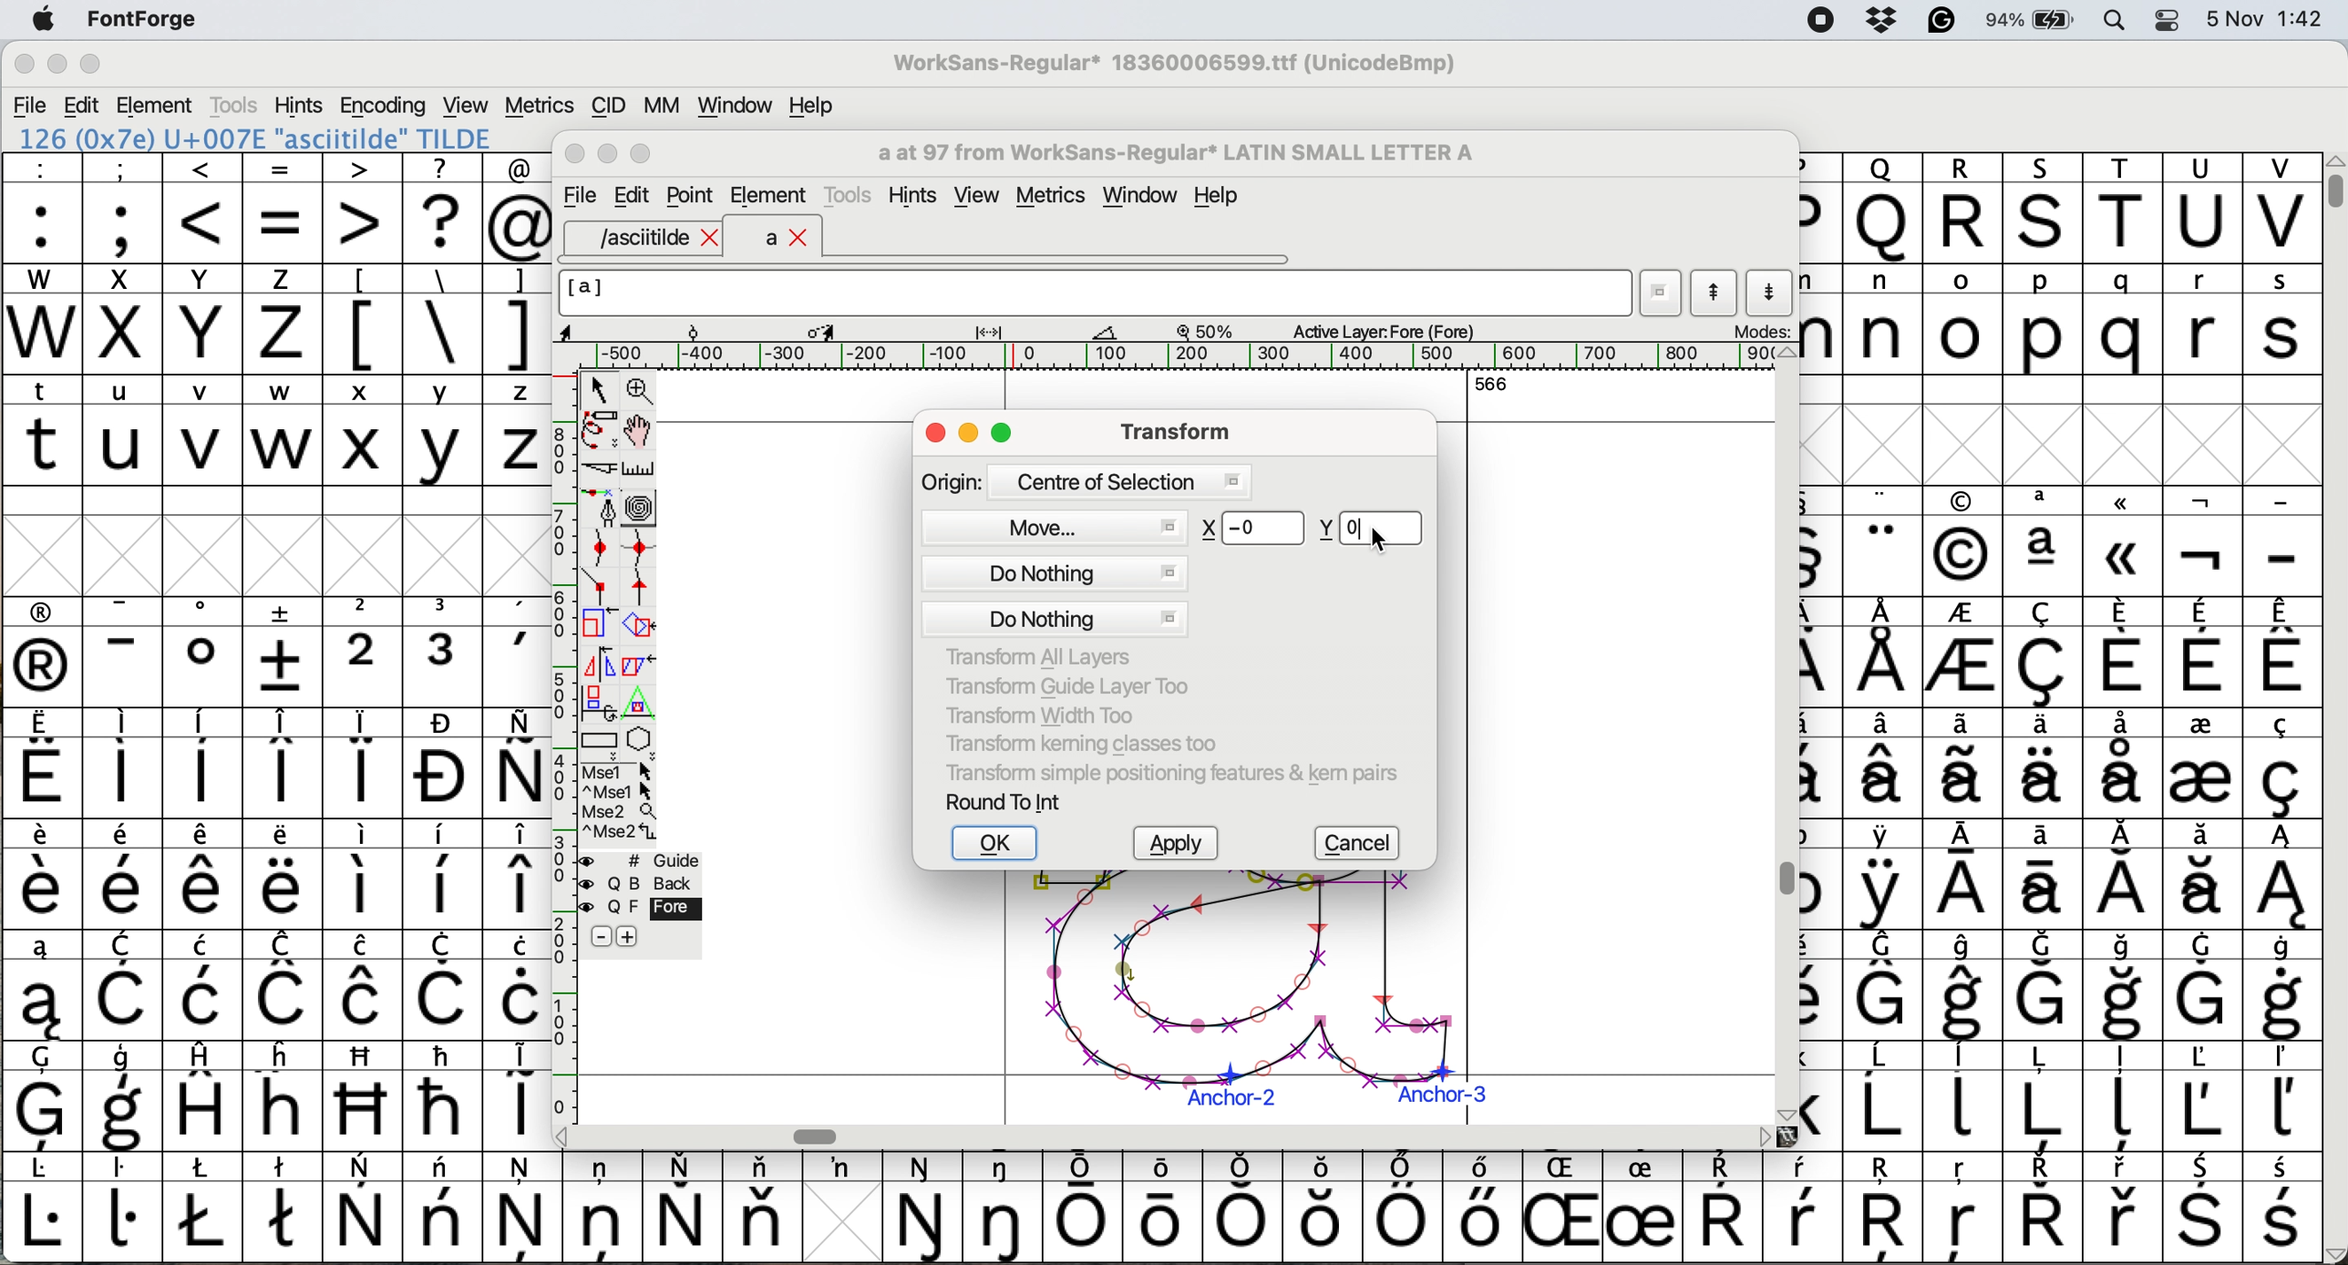 The image size is (2348, 1265). Describe the element at coordinates (2127, 987) in the screenshot. I see `symbol` at that location.